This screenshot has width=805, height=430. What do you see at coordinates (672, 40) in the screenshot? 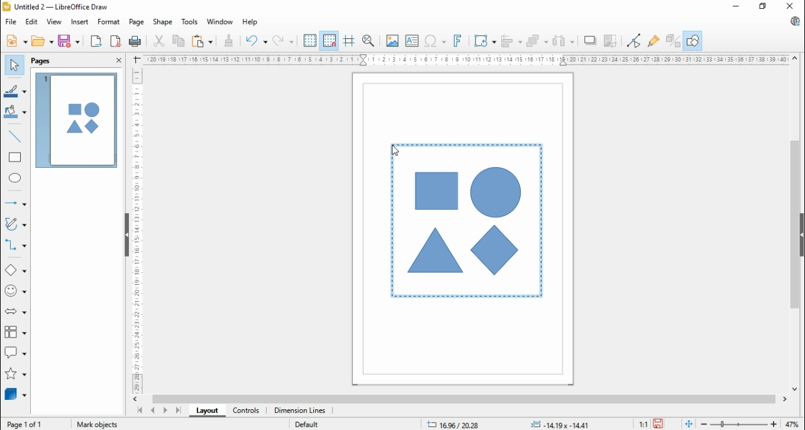
I see `toggle extrusions` at bounding box center [672, 40].